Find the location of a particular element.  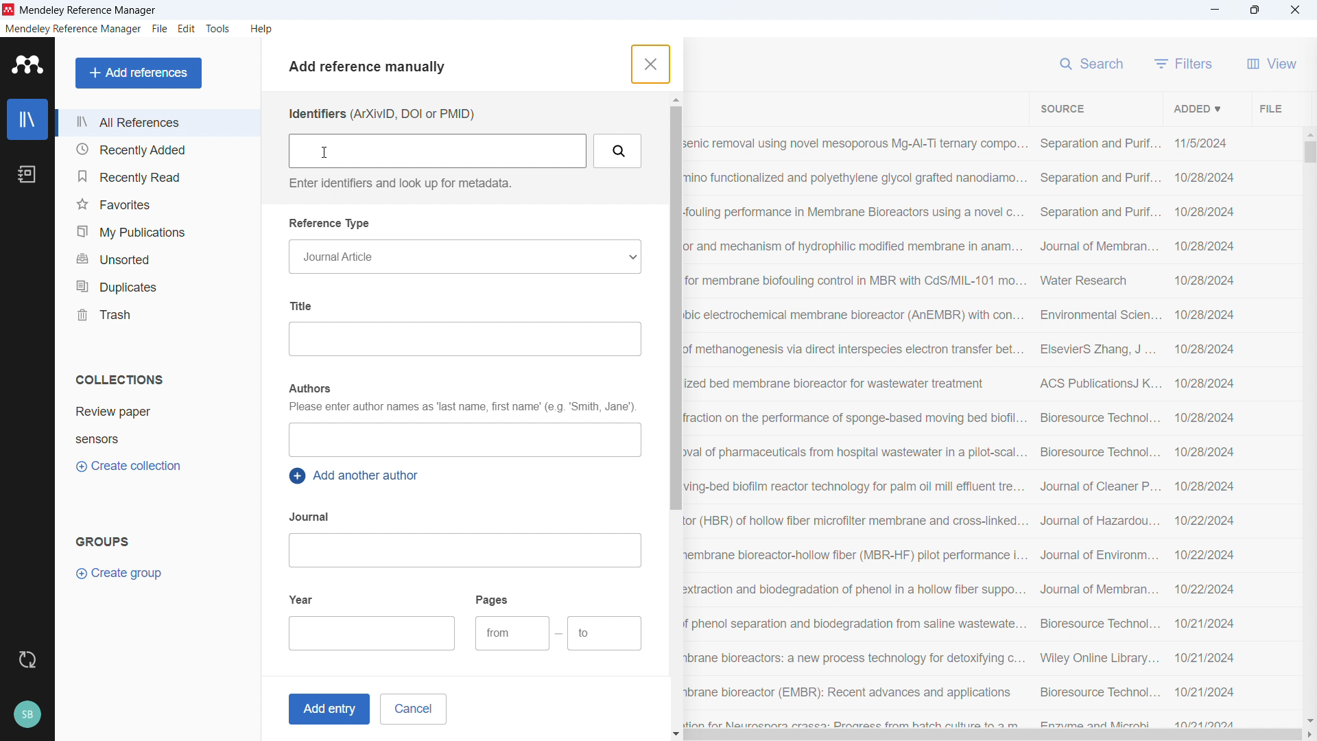

Add references  is located at coordinates (139, 73).